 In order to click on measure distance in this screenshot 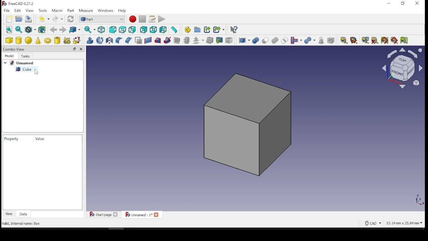, I will do `click(174, 30)`.